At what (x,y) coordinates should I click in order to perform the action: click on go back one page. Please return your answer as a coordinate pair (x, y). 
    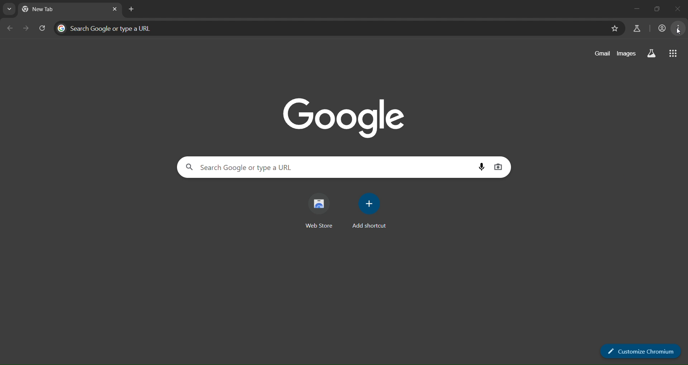
    Looking at the image, I should click on (10, 28).